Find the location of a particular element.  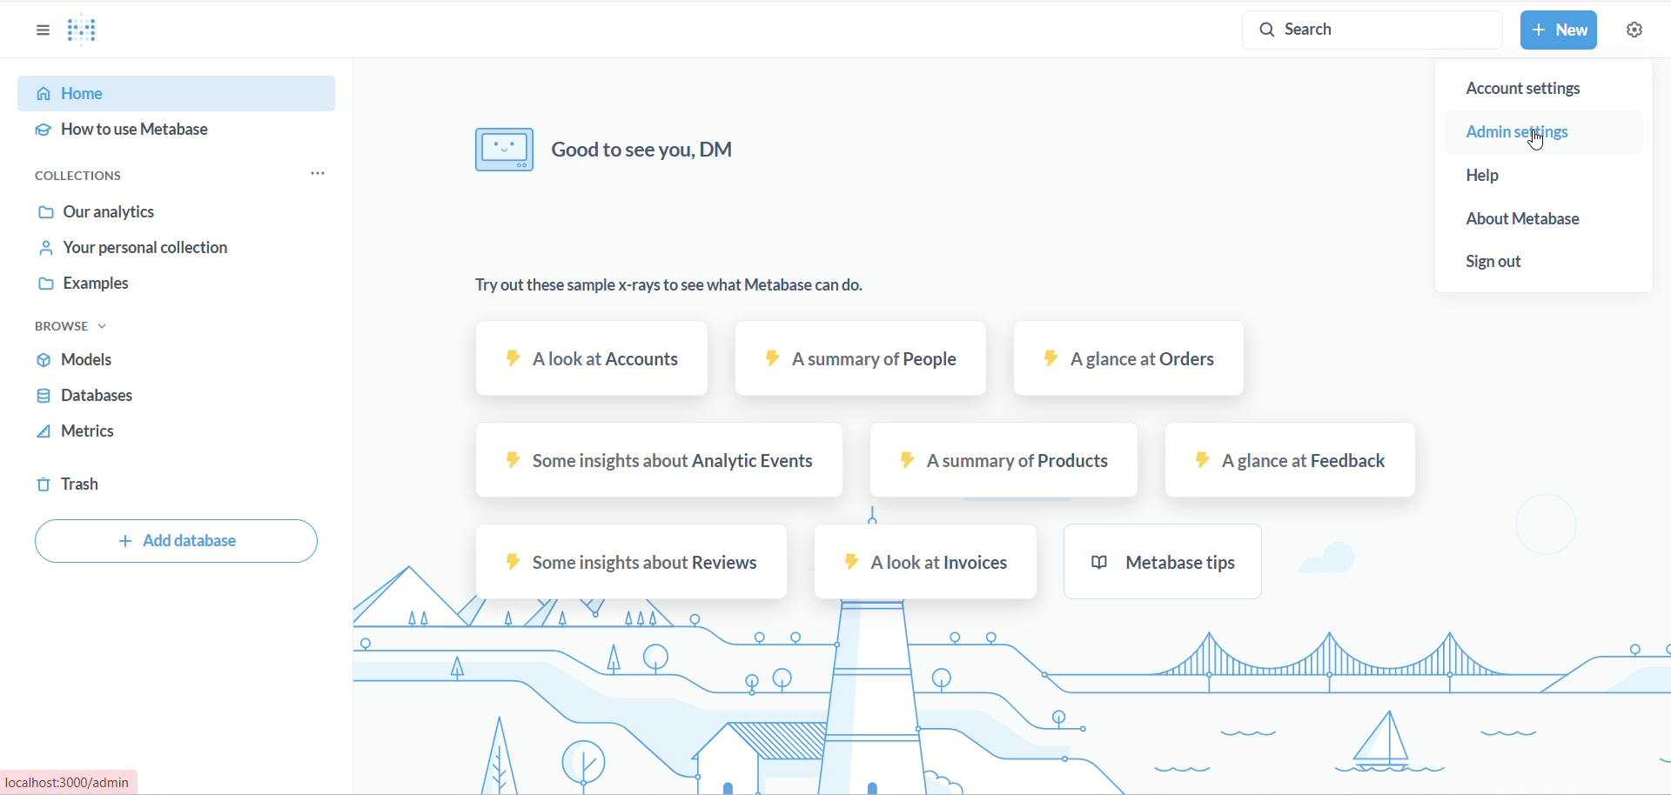

some insights about analytic events is located at coordinates (660, 459).